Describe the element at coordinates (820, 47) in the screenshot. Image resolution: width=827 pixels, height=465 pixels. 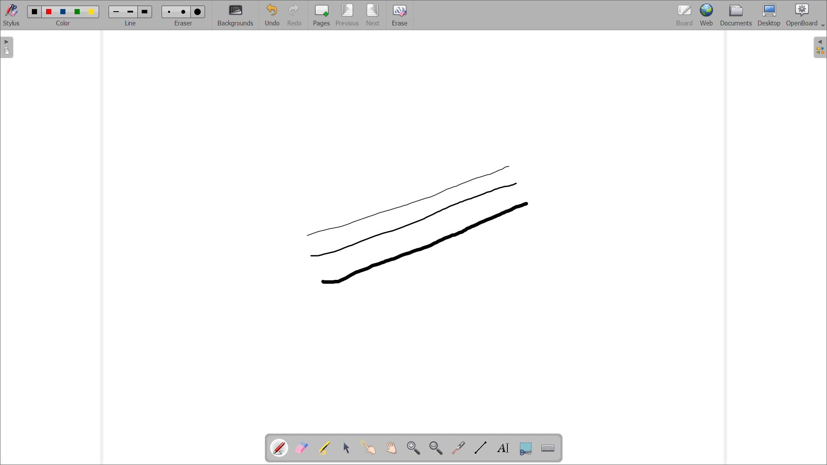
I see `open folder view` at that location.